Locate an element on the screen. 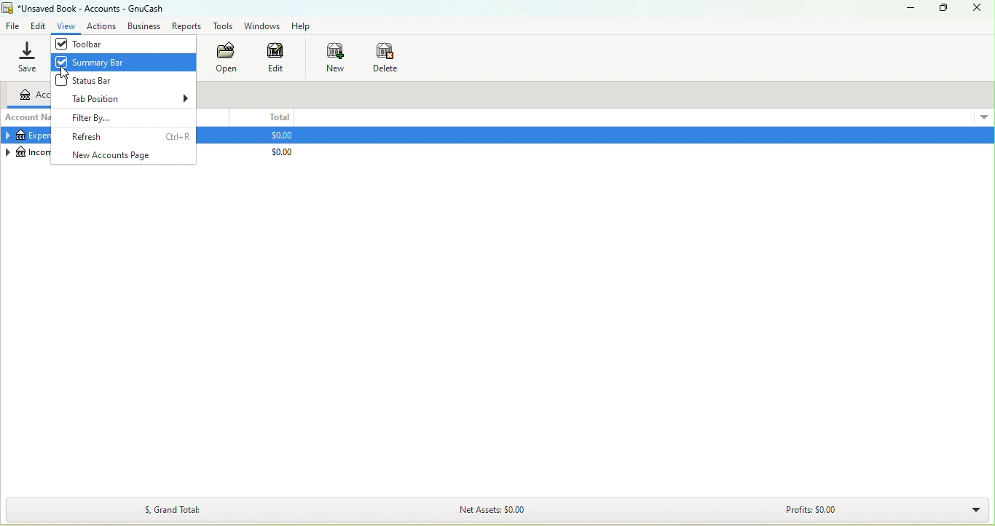  Toolbar is located at coordinates (123, 44).